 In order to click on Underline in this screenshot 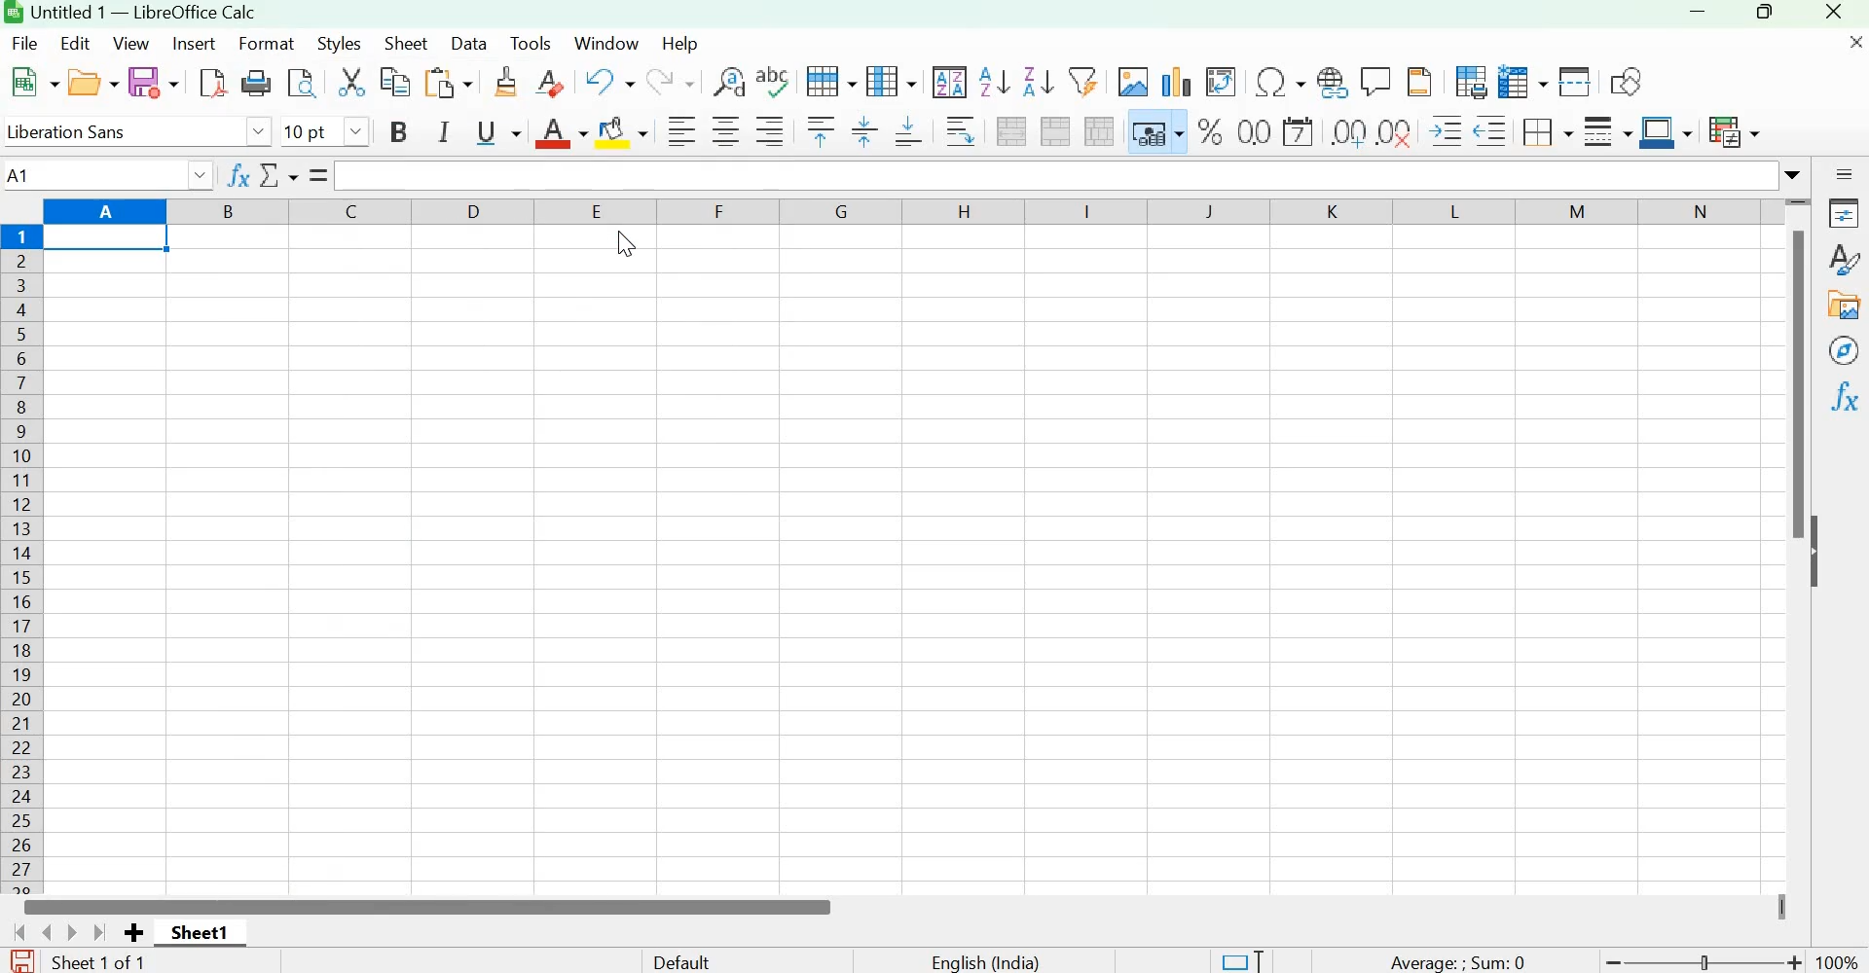, I will do `click(496, 130)`.